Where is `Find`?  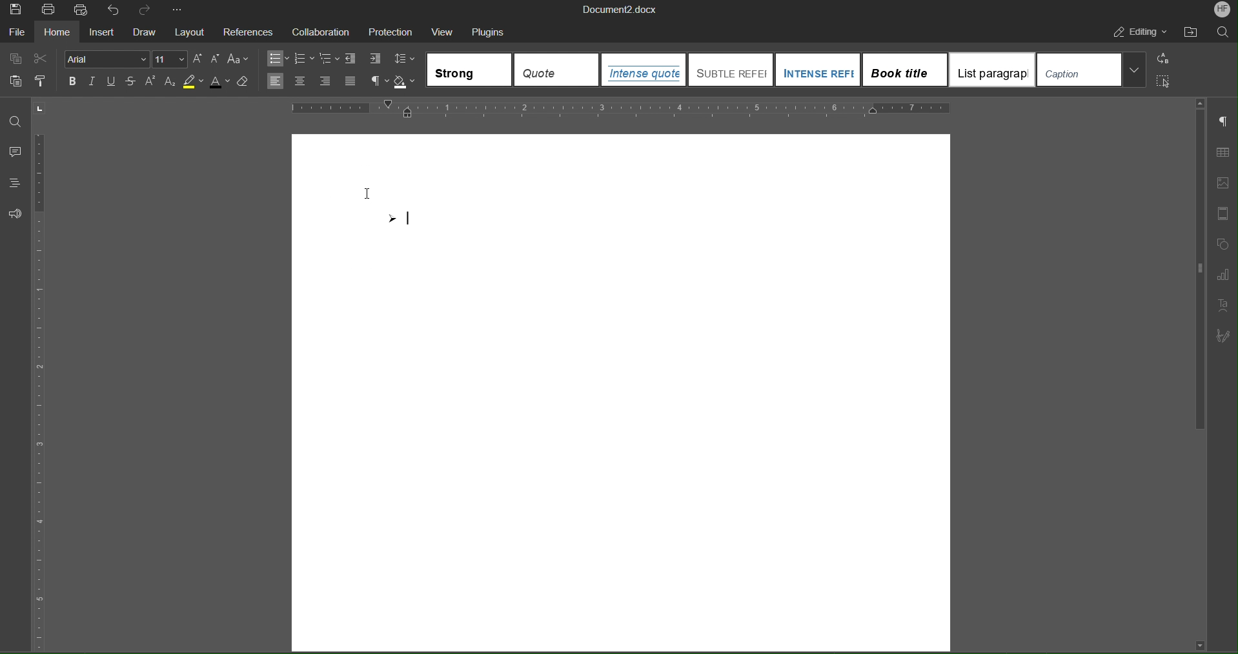 Find is located at coordinates (16, 121).